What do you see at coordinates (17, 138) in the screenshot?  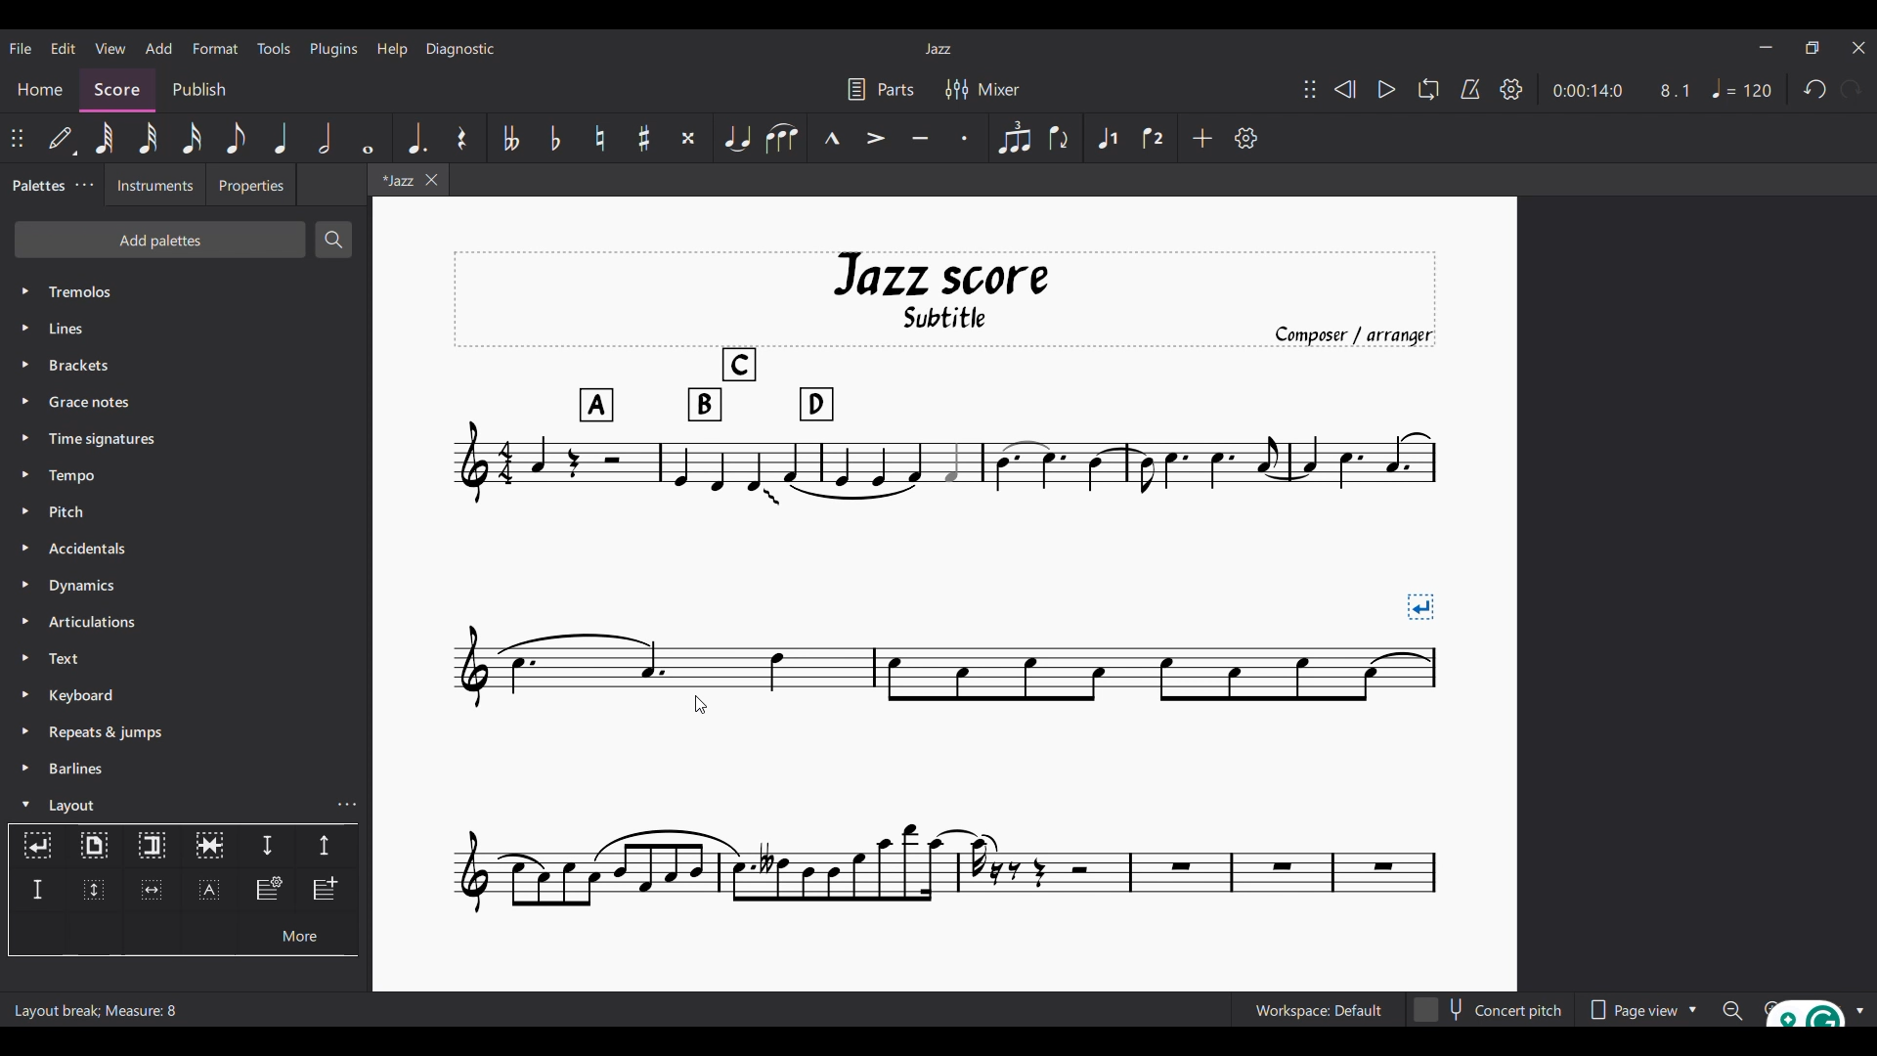 I see `Change position` at bounding box center [17, 138].